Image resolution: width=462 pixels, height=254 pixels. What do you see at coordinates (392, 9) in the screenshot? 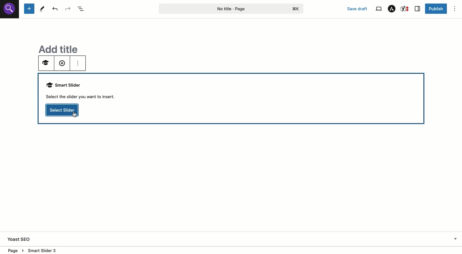
I see `Astra` at bounding box center [392, 9].